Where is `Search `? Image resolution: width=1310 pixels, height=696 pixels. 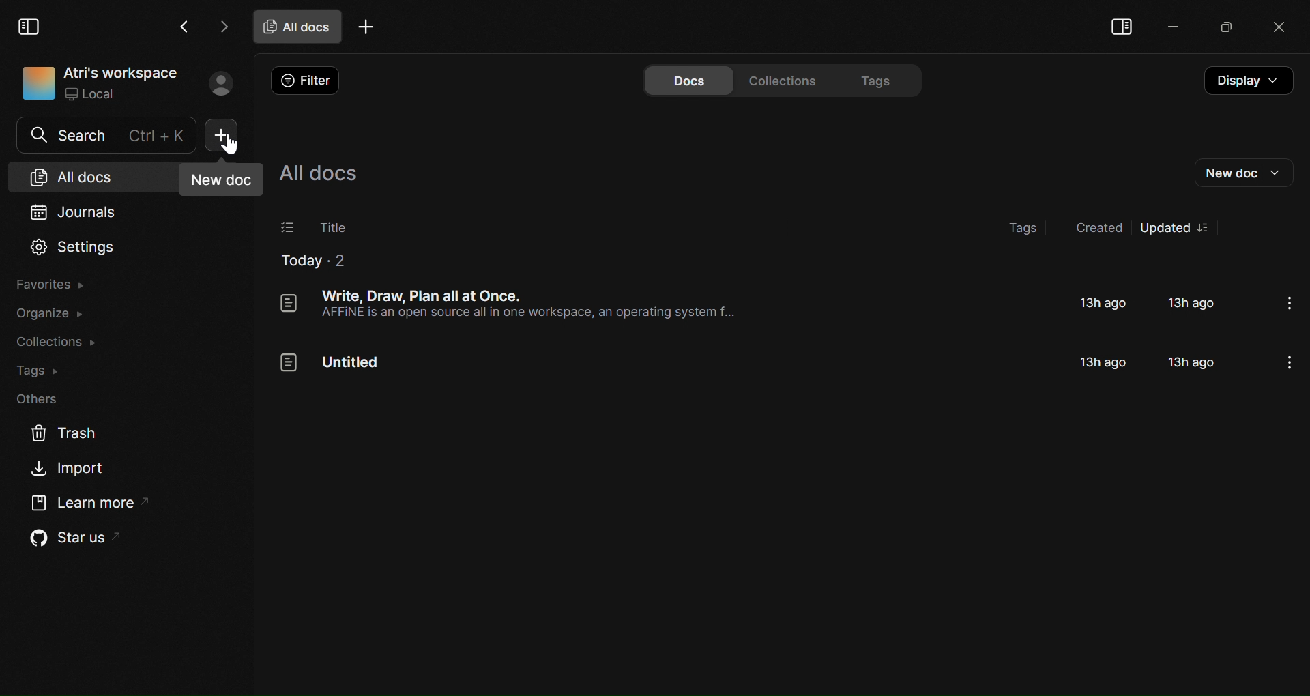 Search  is located at coordinates (106, 135).